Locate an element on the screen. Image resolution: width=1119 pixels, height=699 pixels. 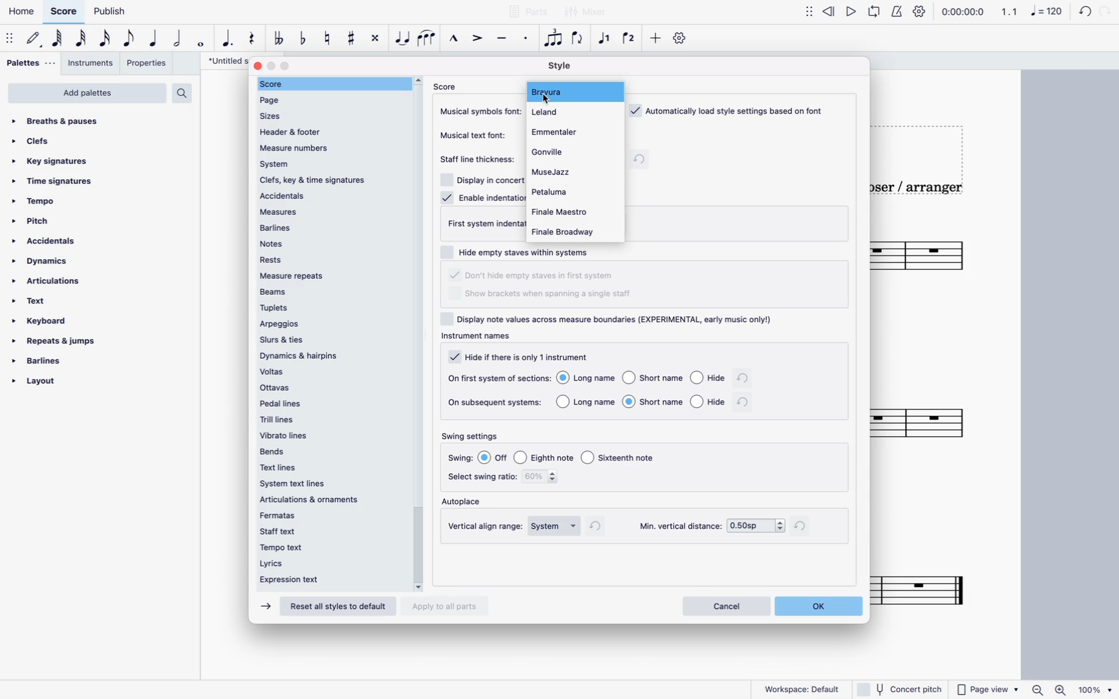
swing ratio is located at coordinates (543, 478).